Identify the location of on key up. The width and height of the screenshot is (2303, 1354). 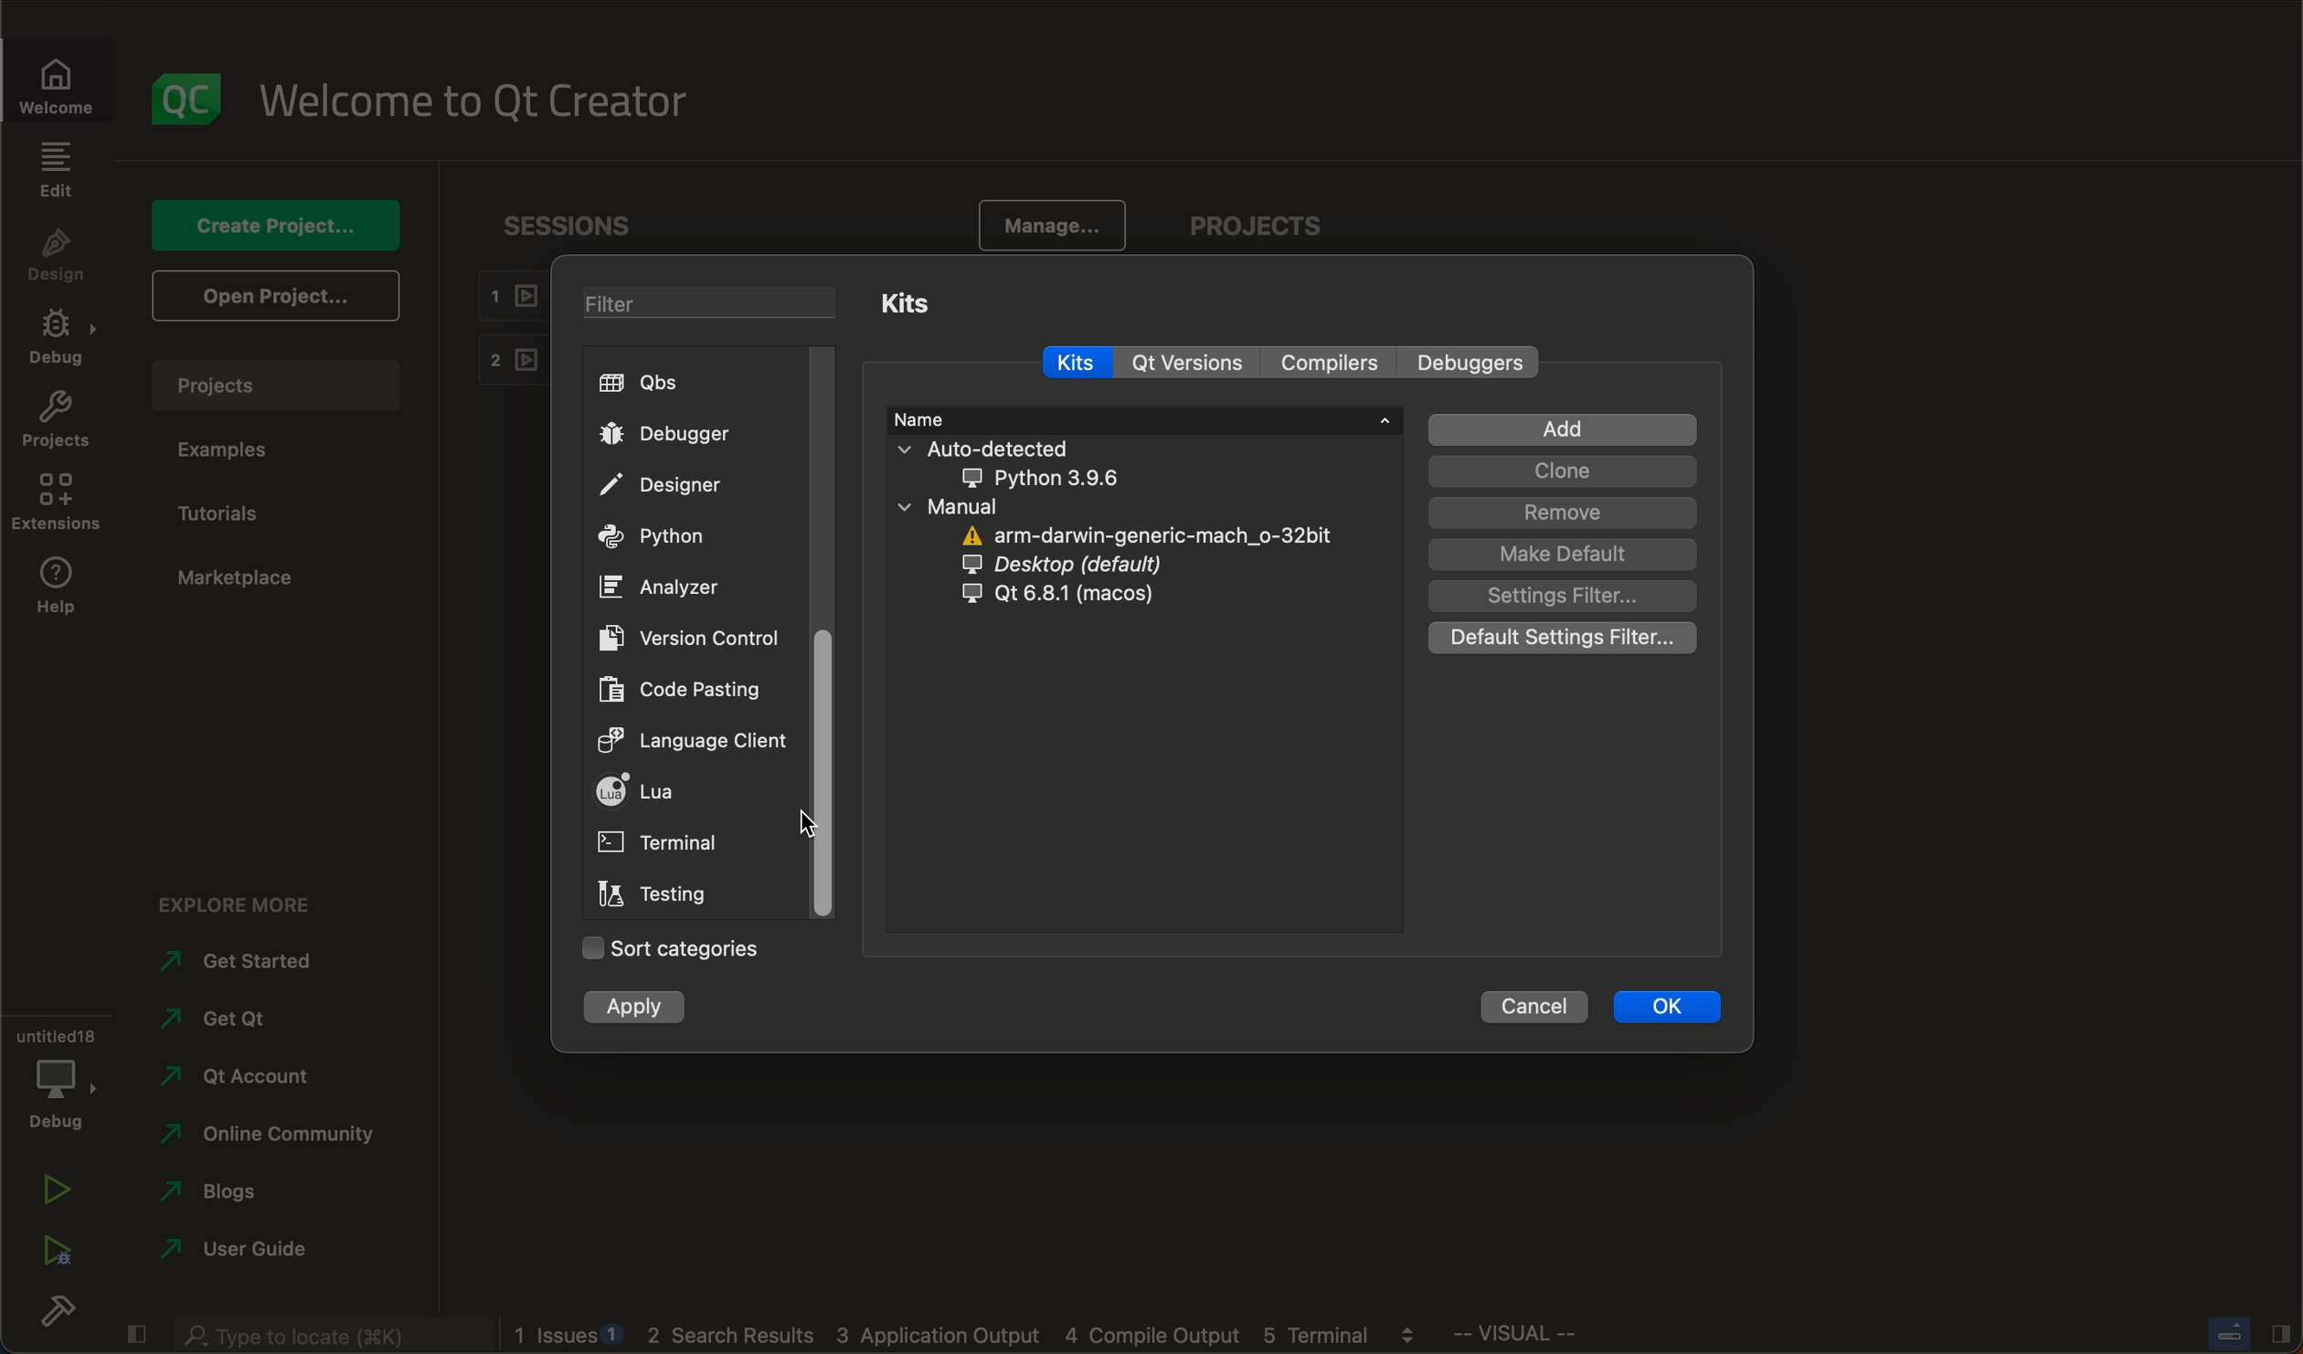
(817, 825).